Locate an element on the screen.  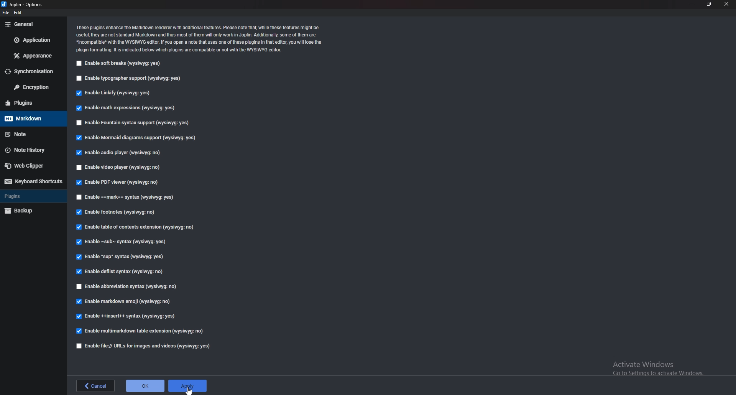
Enable linkify (wysiqyg:yes) is located at coordinates (115, 94).